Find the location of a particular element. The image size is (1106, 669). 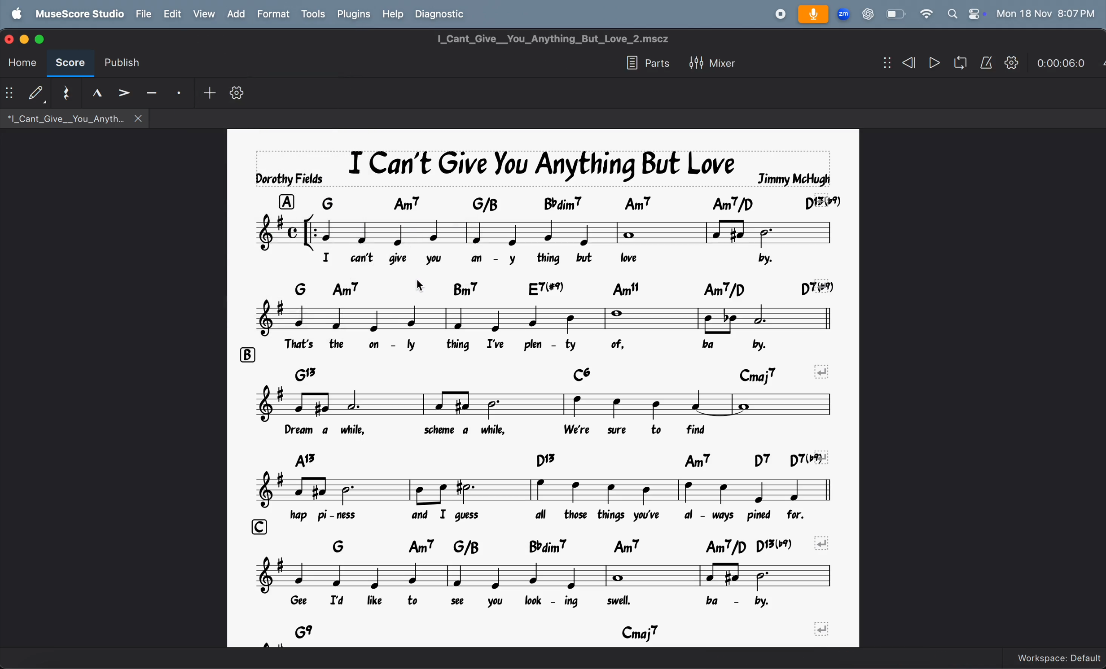

musescore studio is located at coordinates (78, 14).